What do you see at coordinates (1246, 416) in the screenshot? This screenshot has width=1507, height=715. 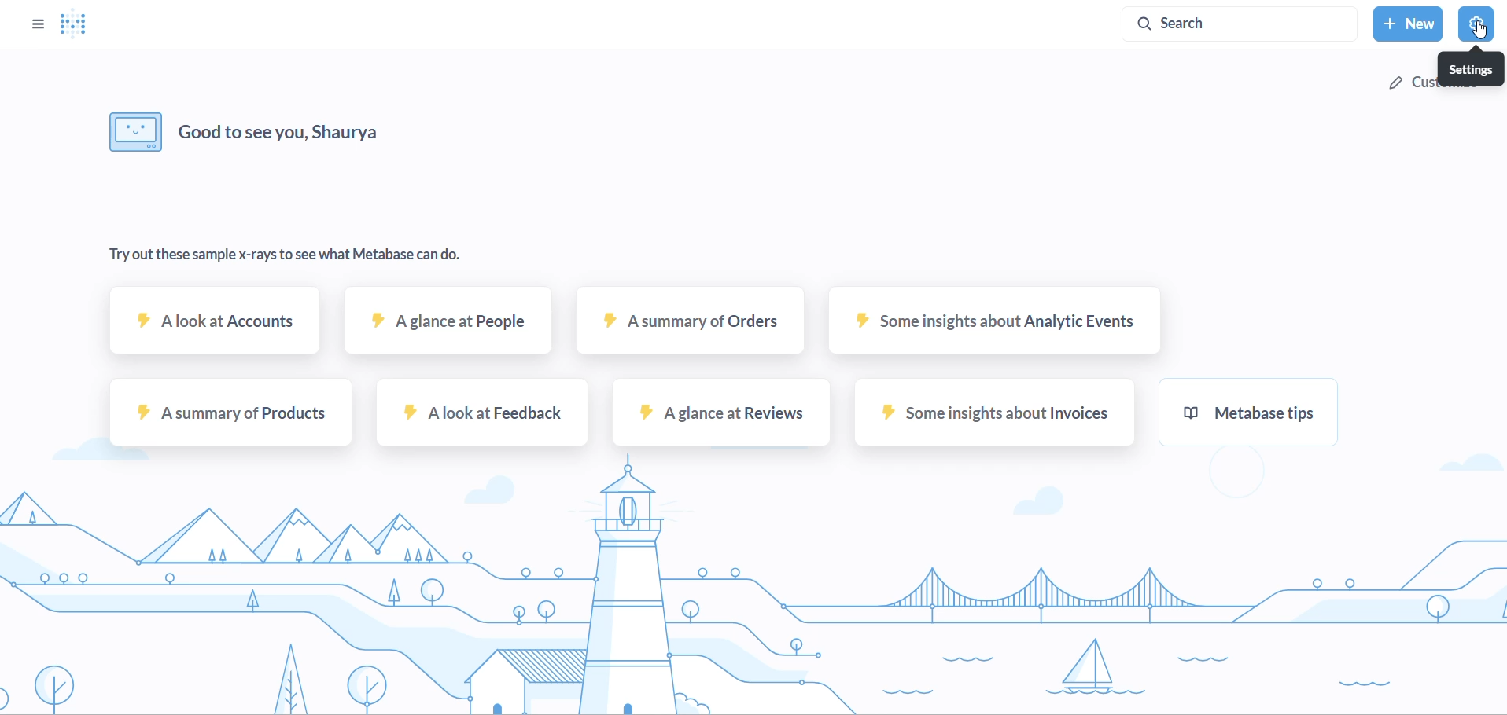 I see `metabase tips` at bounding box center [1246, 416].